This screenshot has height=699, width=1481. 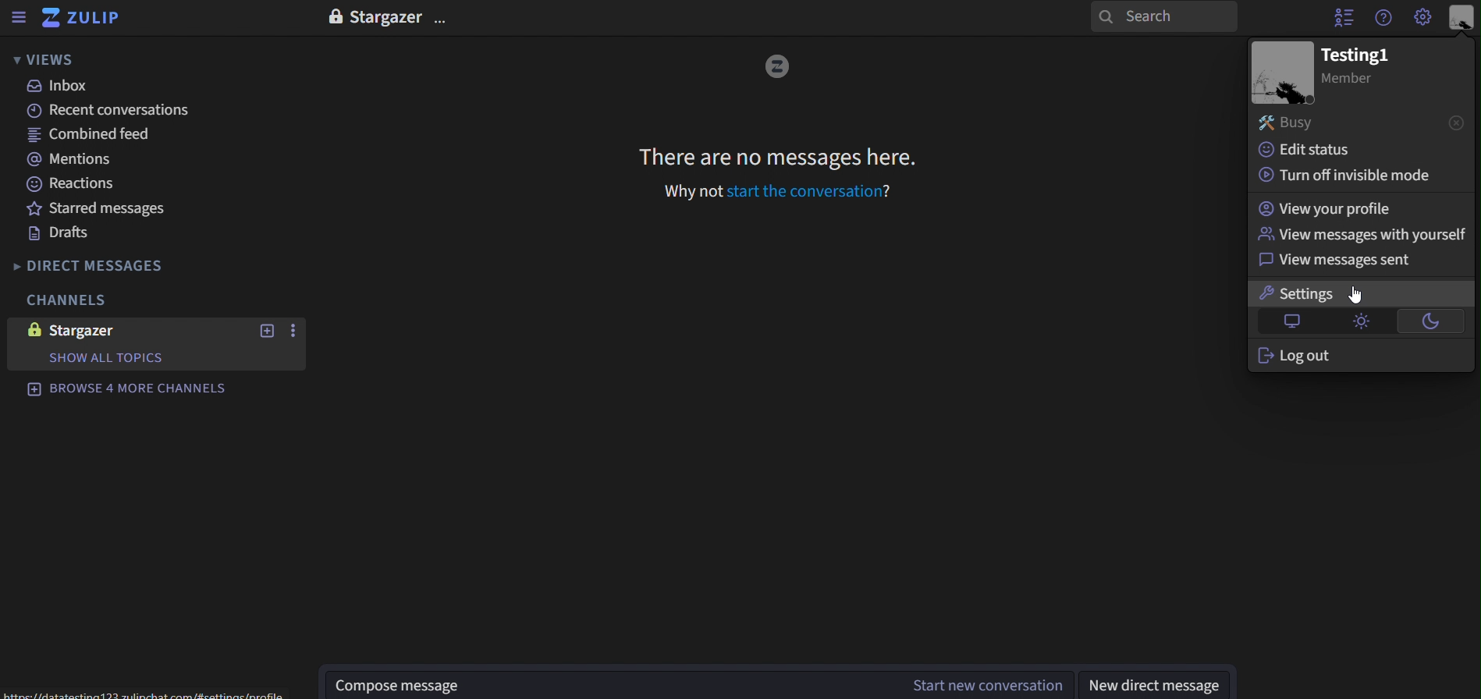 I want to click on hide user list, so click(x=1342, y=17).